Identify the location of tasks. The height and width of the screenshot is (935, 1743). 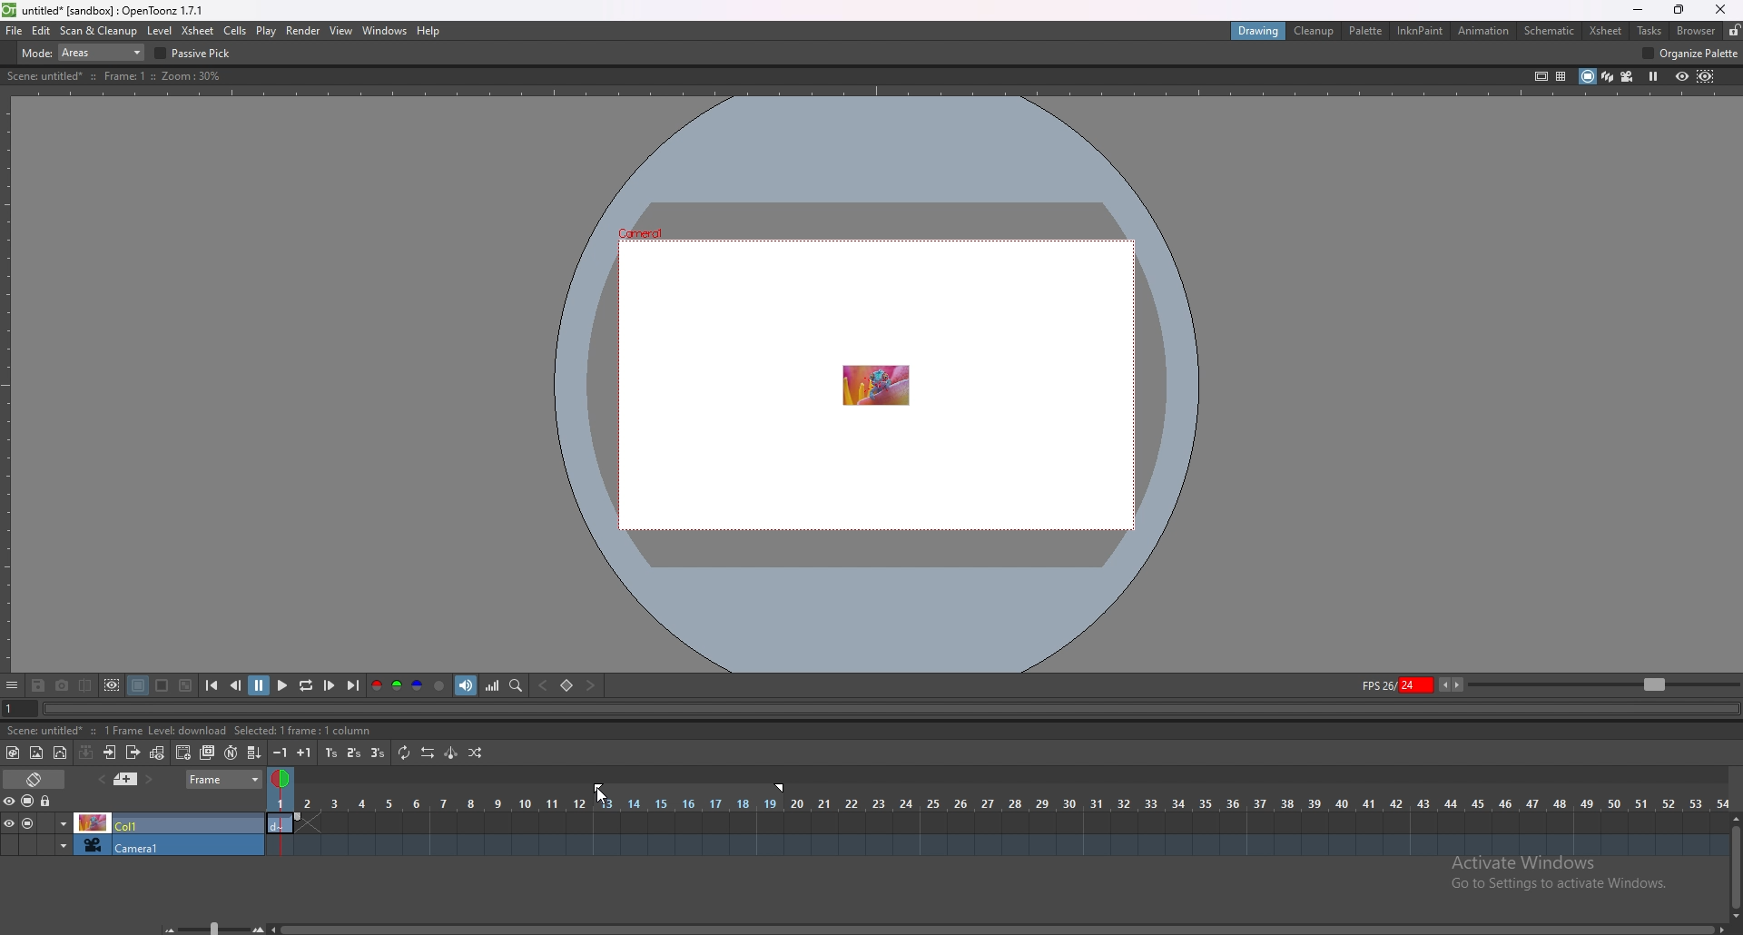
(1649, 30).